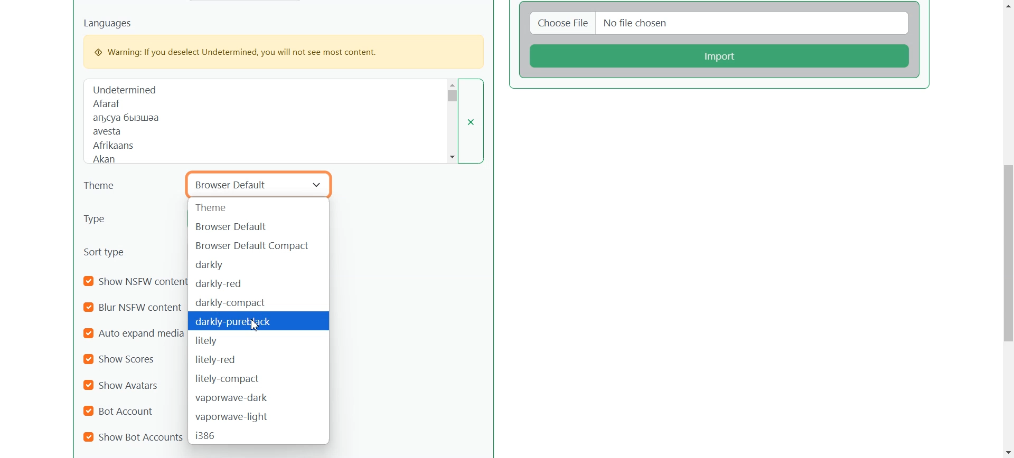  Describe the element at coordinates (260, 321) in the screenshot. I see `darkly-pure black` at that location.